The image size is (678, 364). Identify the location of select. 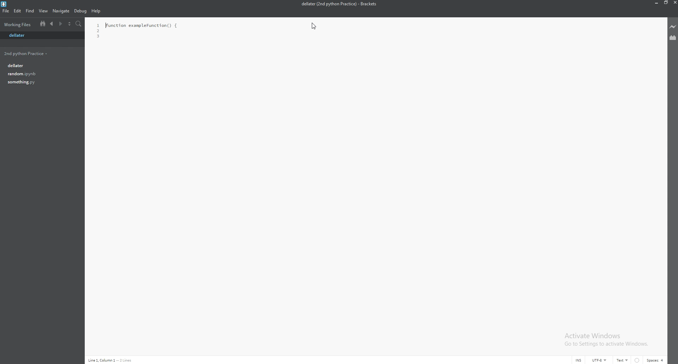
(69, 24).